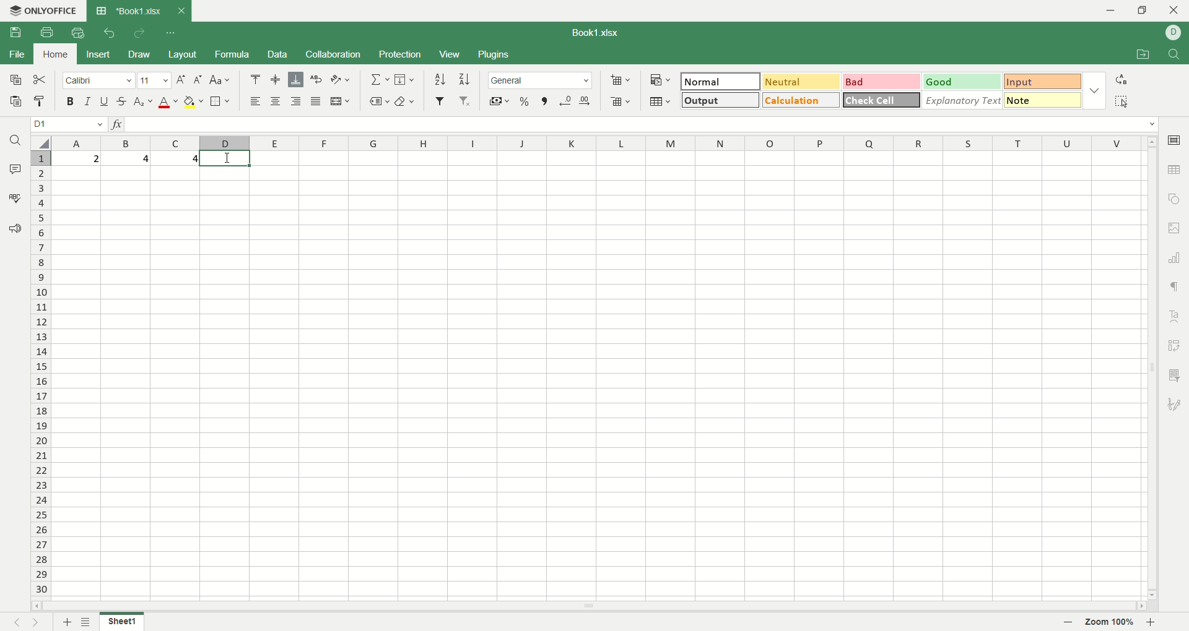 This screenshot has height=631, width=1189. What do you see at coordinates (181, 80) in the screenshot?
I see `increase font` at bounding box center [181, 80].